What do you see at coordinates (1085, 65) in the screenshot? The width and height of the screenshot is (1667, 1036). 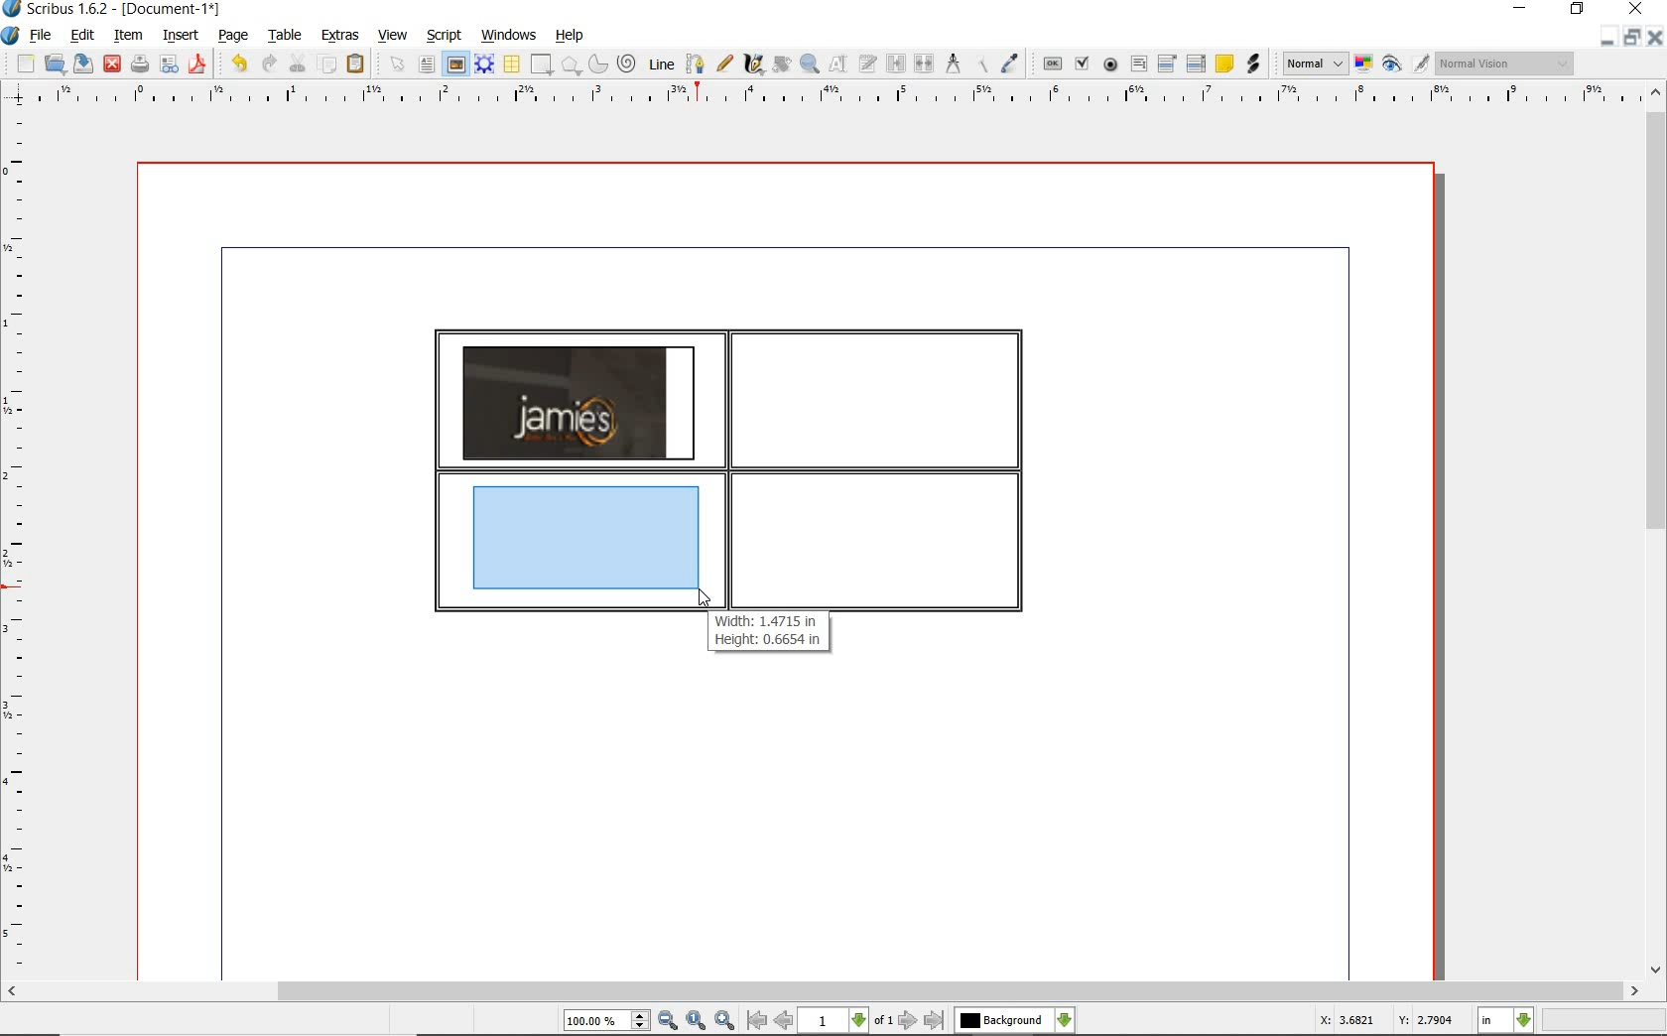 I see `pdf check box` at bounding box center [1085, 65].